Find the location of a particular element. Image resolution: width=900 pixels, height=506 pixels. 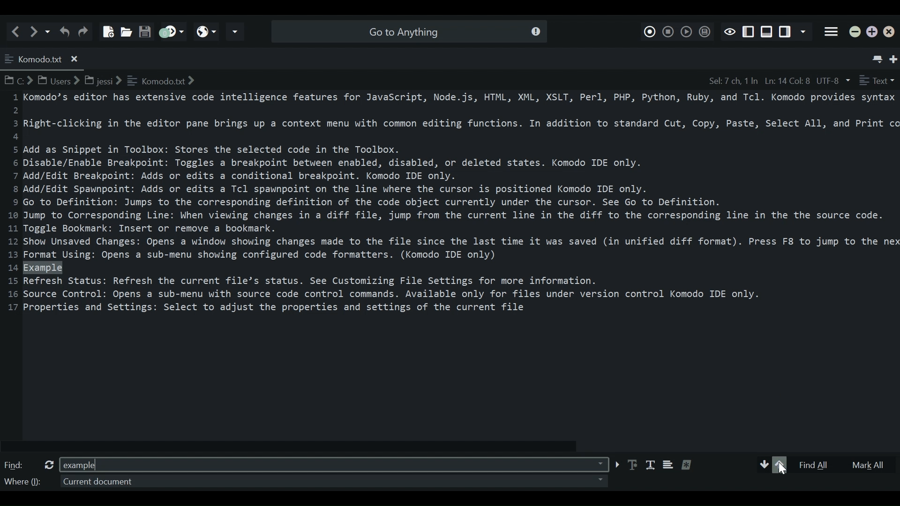

Arrow up is located at coordinates (780, 465).